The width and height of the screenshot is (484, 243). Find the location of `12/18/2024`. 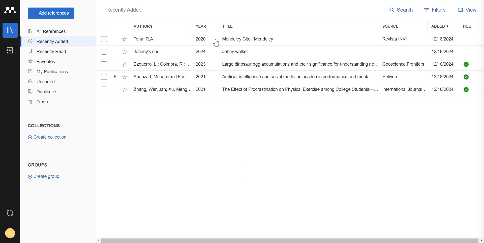

12/18/2024 is located at coordinates (444, 64).